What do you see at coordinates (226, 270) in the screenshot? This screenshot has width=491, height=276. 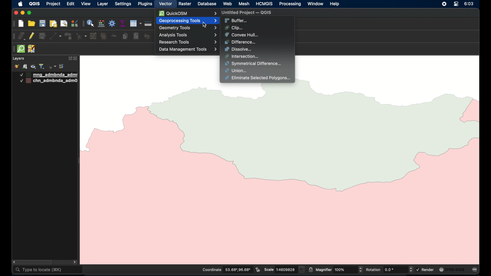 I see `coordinate` at bounding box center [226, 270].